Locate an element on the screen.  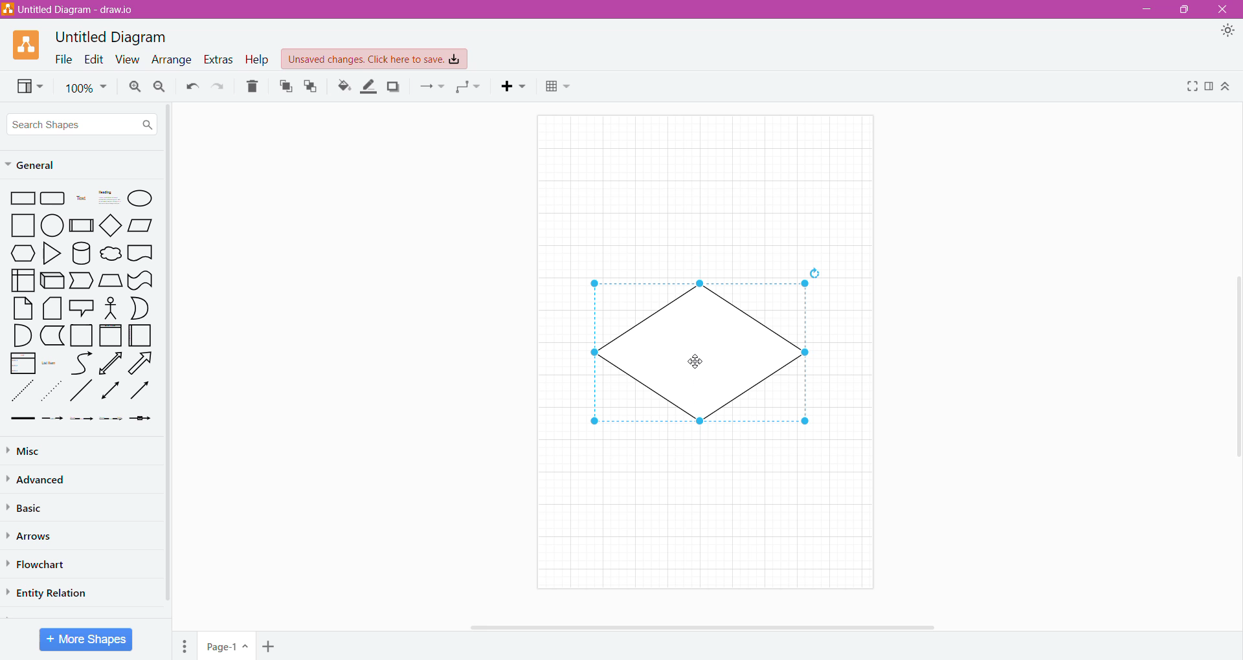
Bidirectional Connector is located at coordinates (111, 393).